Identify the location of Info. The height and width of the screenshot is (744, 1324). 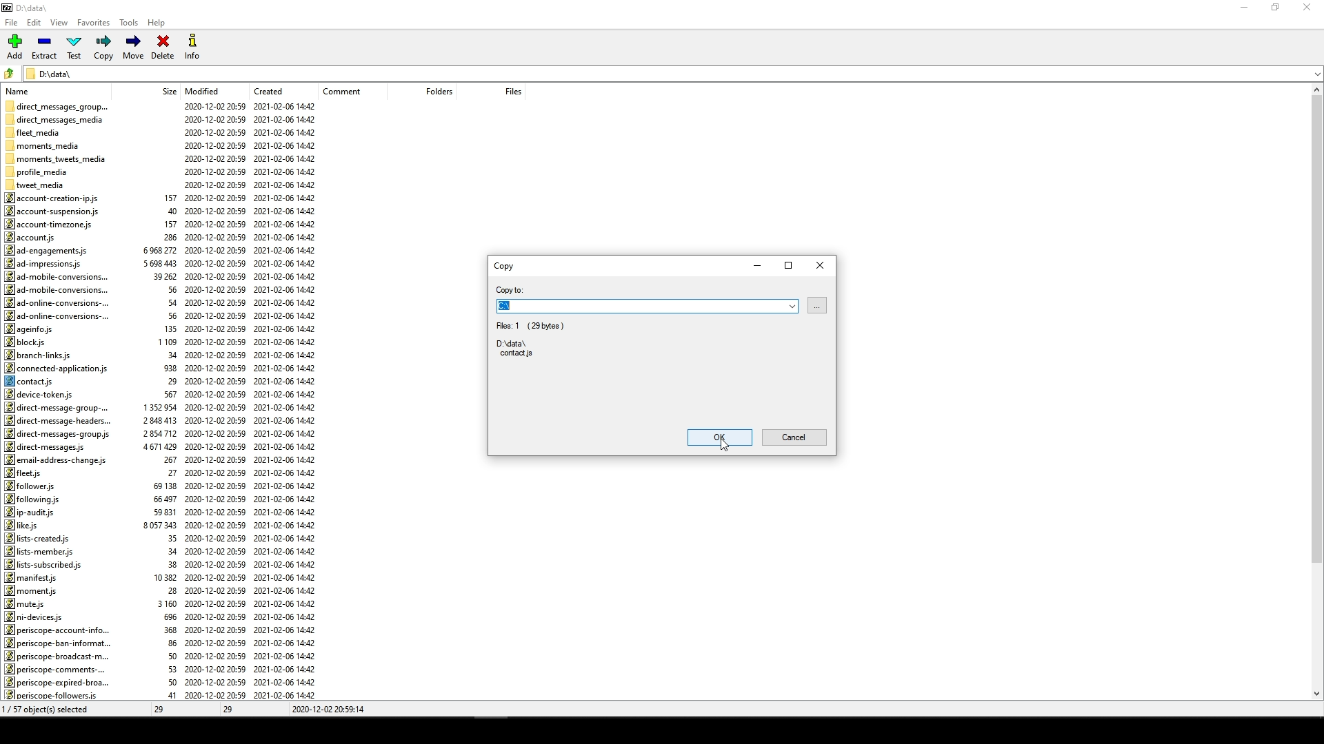
(192, 47).